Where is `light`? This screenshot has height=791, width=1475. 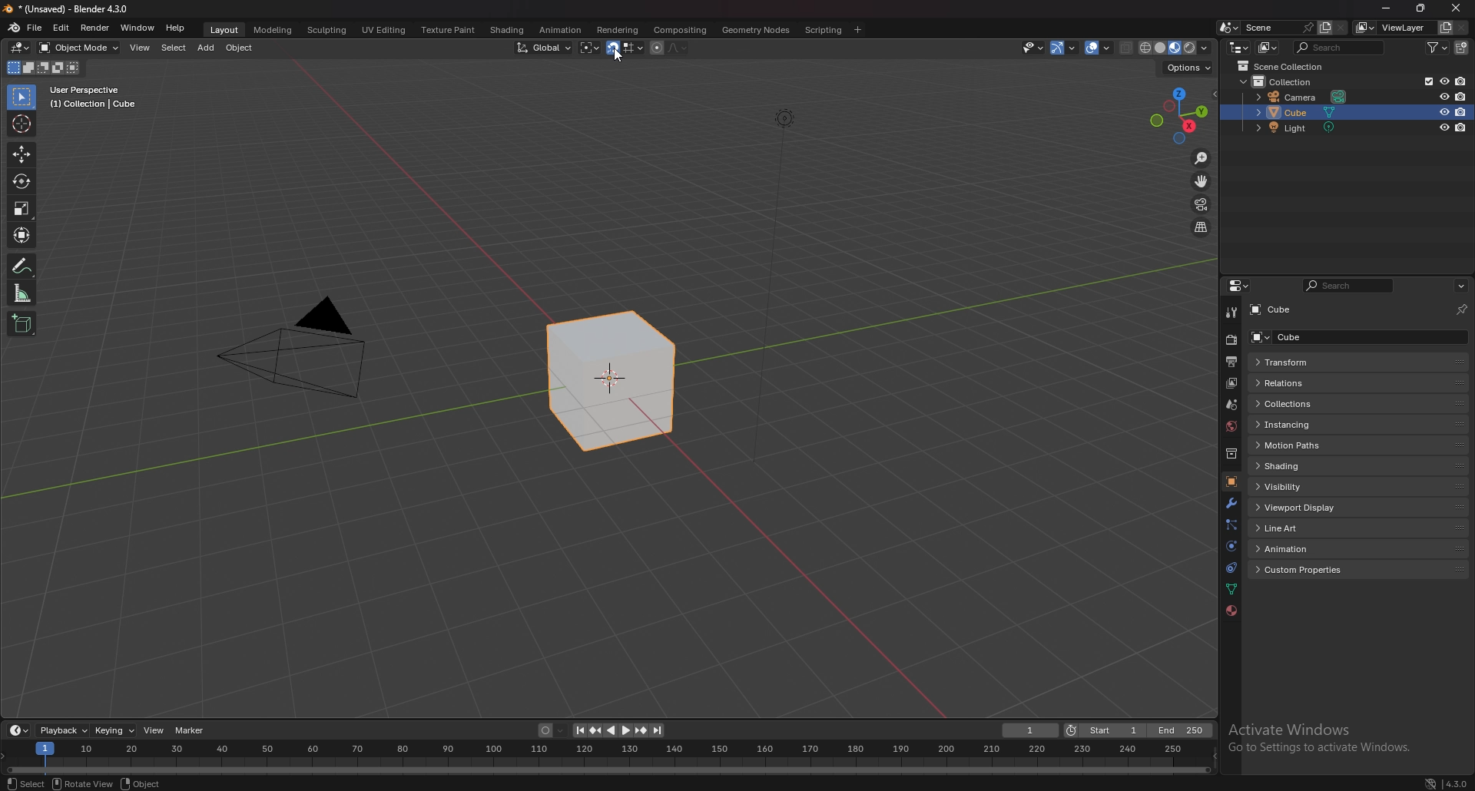
light is located at coordinates (1302, 127).